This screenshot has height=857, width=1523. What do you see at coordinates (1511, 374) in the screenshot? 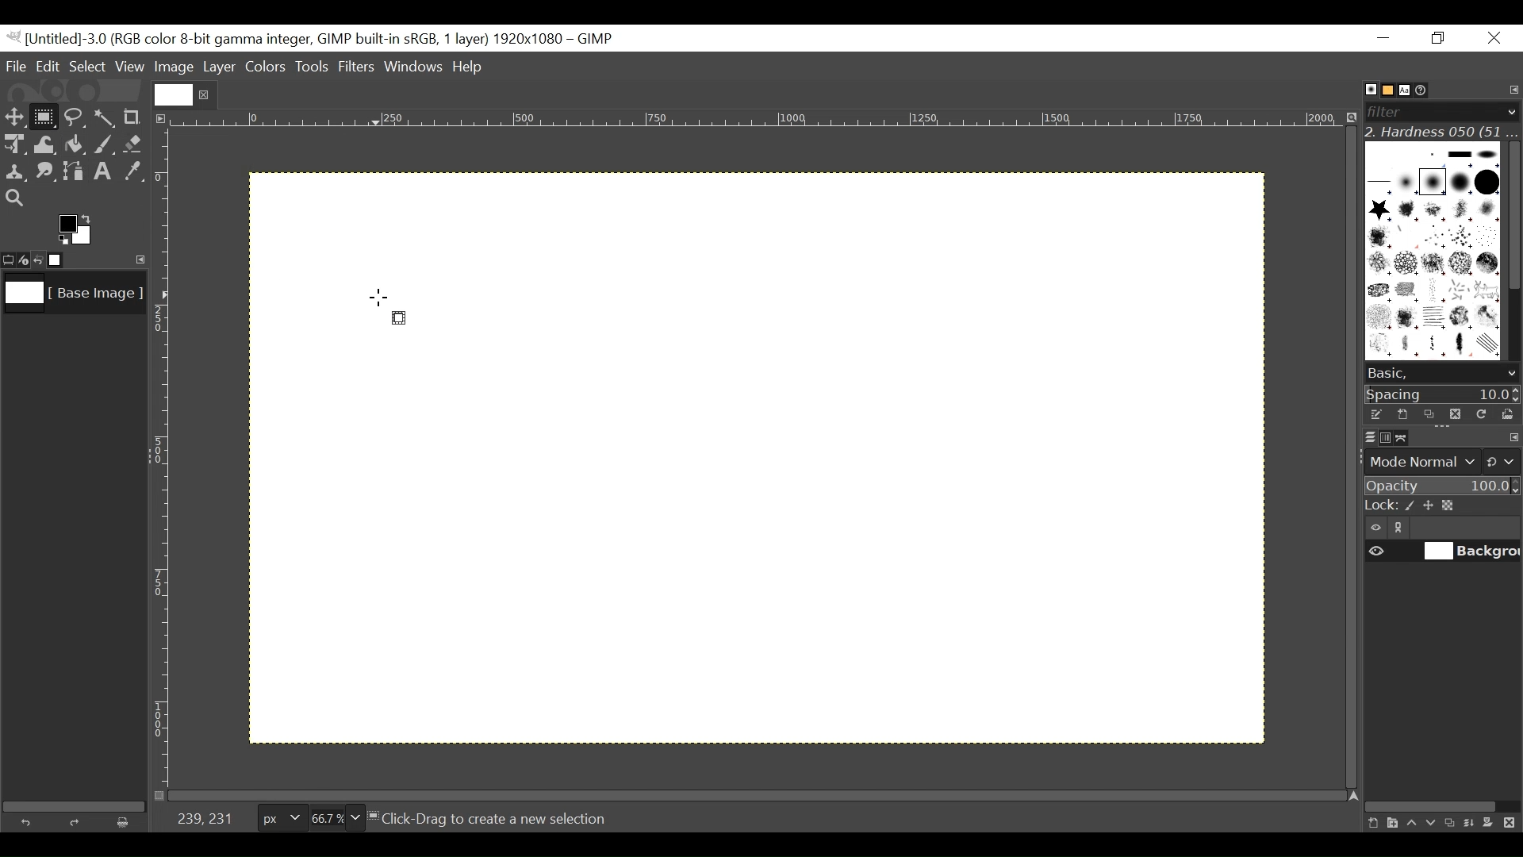
I see `scroll down` at bounding box center [1511, 374].